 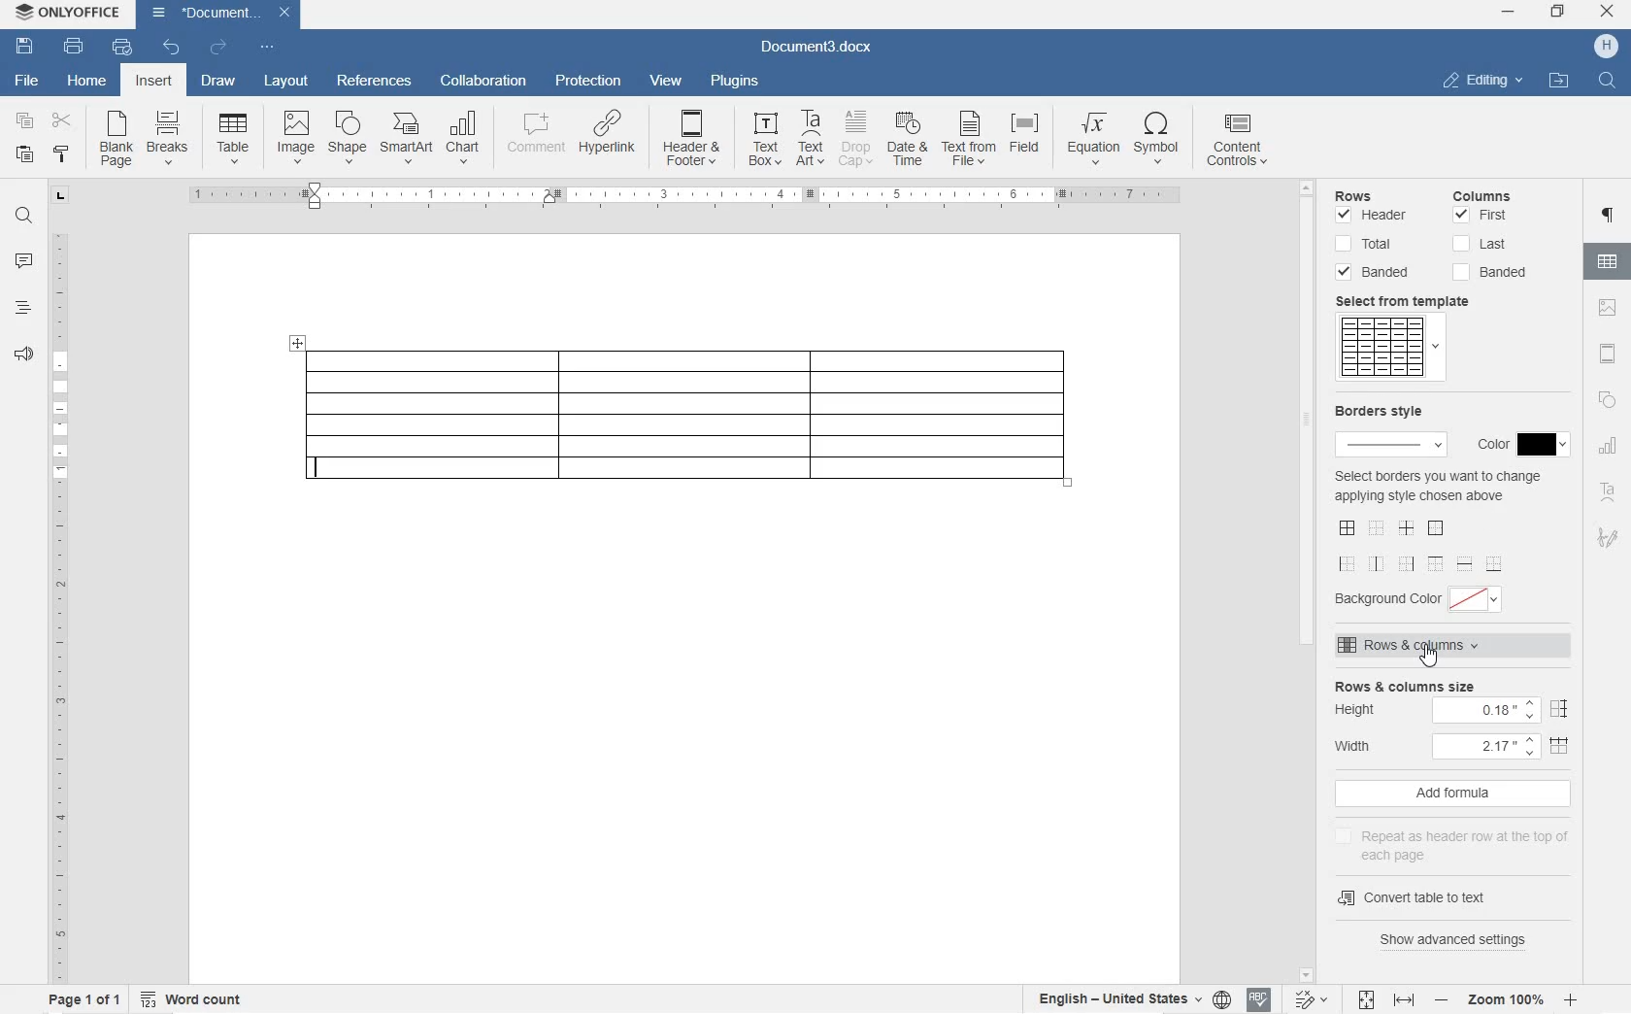 I want to click on show advanced settings, so click(x=1455, y=942).